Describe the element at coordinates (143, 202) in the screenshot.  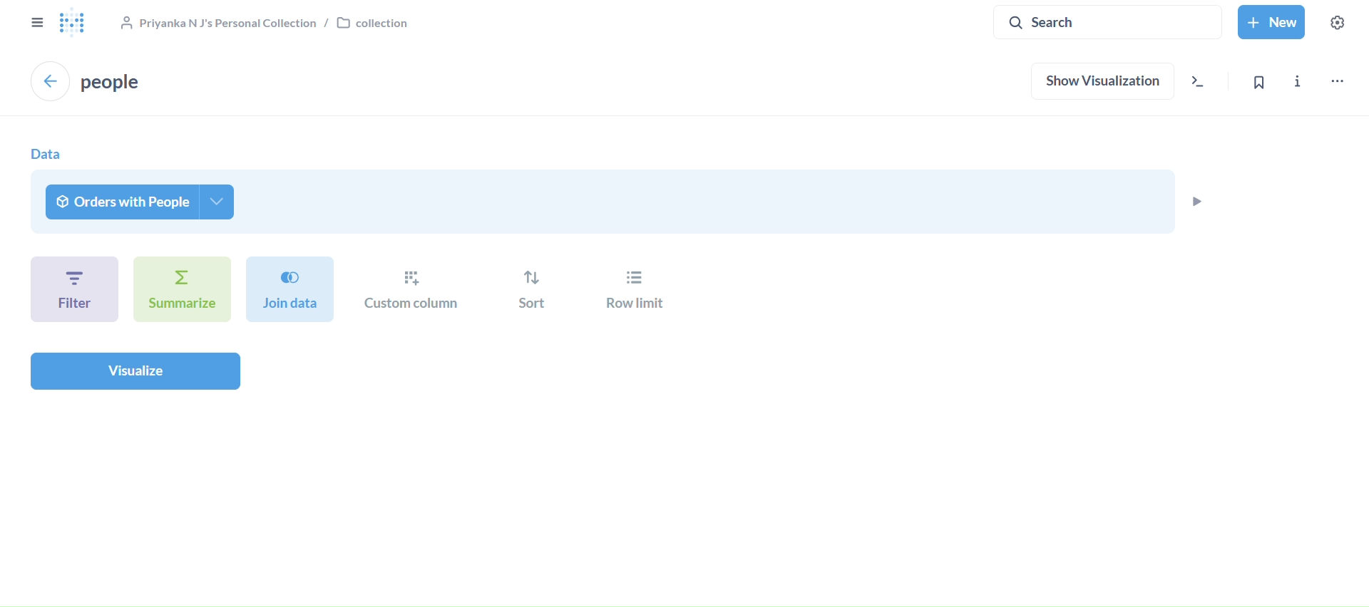
I see `orders with people` at that location.